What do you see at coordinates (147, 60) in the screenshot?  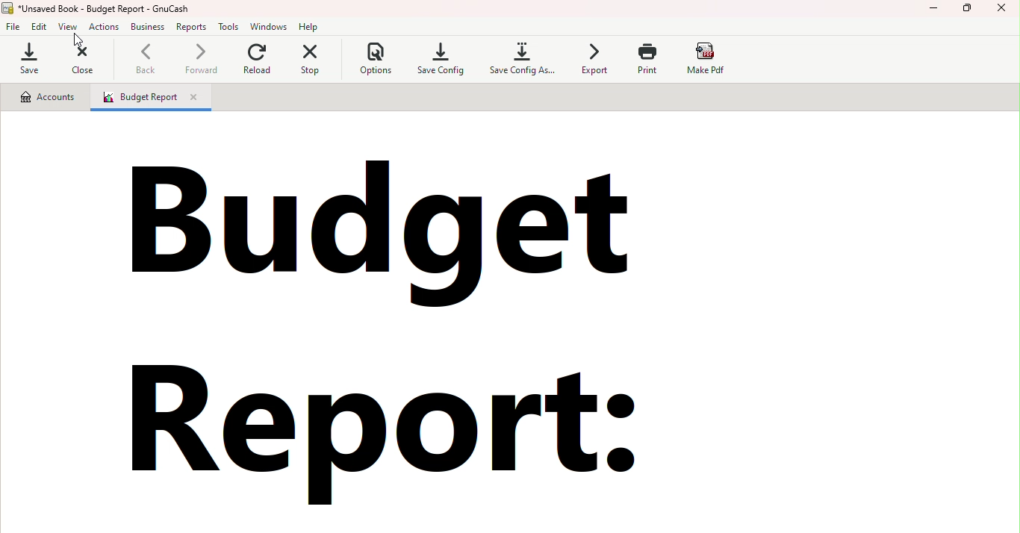 I see `Back` at bounding box center [147, 60].